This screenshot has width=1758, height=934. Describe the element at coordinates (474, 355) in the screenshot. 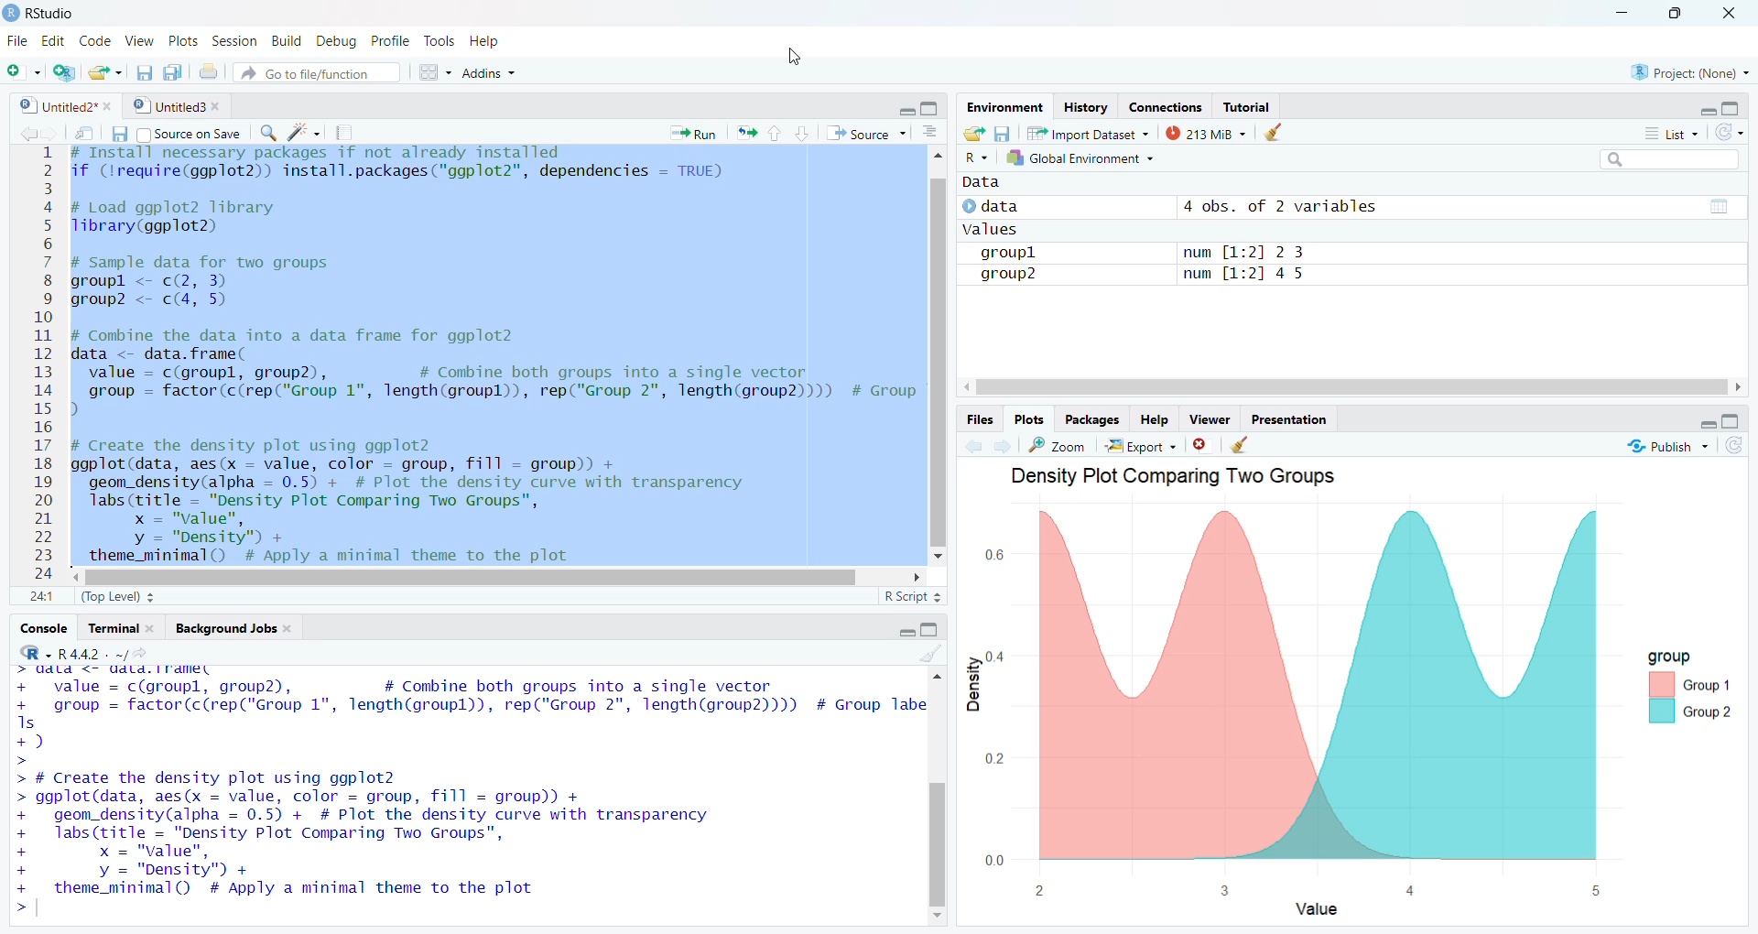

I see `f (lrequire(ggplot2)) install.packages ("ggplot2", dependencies = TRUE)
Load ggplot2 library
ibrary(ggplot2) 1
Sample data for two groups
roupl <- c(2, 3)
roup2 <- c(4, 5)
Combine the data into a data frame for ggplot2
ata <- data. frame(
value = c(groupl, group2), # Combine both groups into a single vector
group = factor (c(rep("Group 1", Tength(groupl)), rep("Group 2", Tength(group2)))) # Group
Create the density plot using ggplot2
gplot (data, aes(x = value, color = group, fill = group)) +
geom_density(alpha = 0.5) + # Plot the density curve with transparency
labs (title = "Density Plot Comparing Two Groups",
x = "value",
y = "Density") +
theme_minimal() # Apply a minimal theme to the plot` at that location.